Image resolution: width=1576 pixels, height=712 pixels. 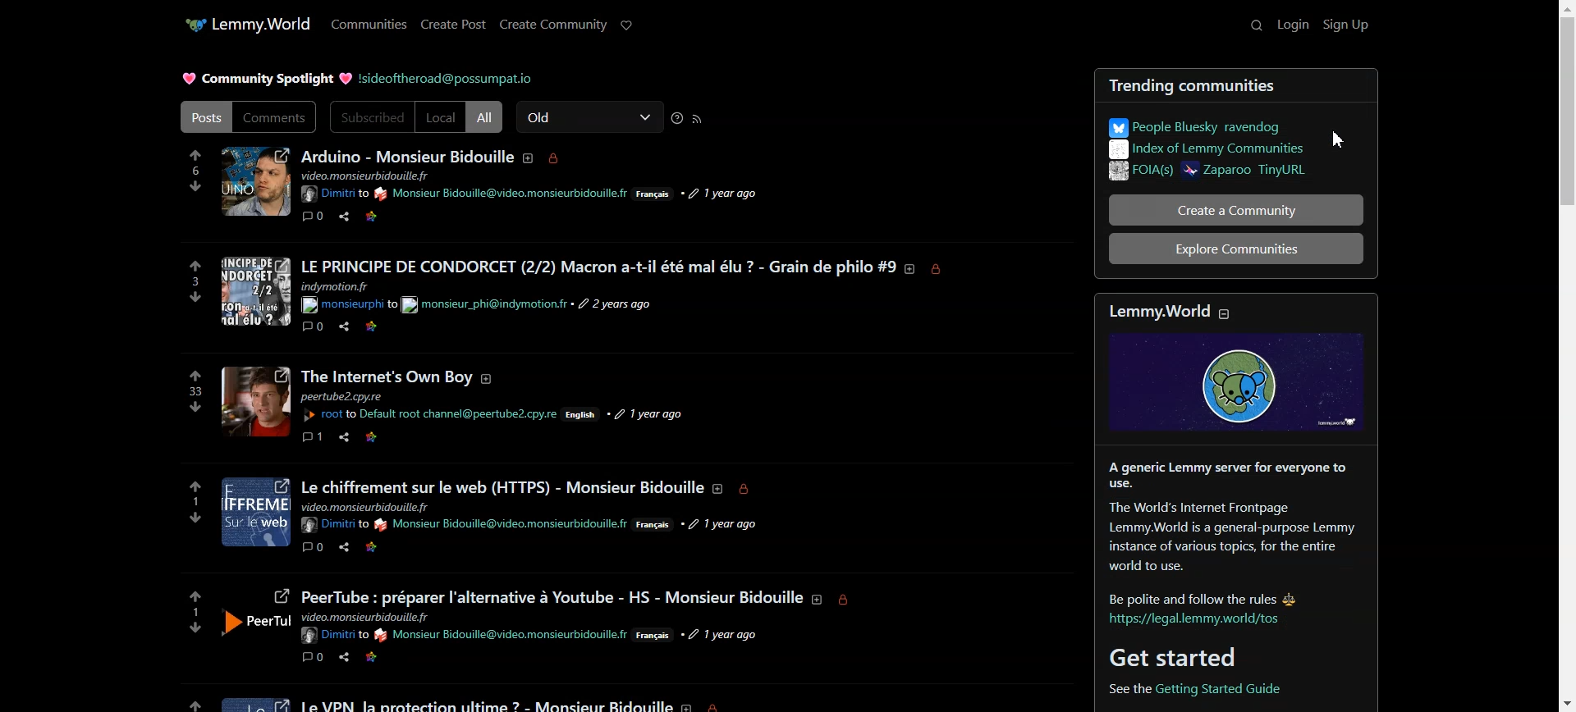 What do you see at coordinates (627, 25) in the screenshot?
I see `Support Lemmy` at bounding box center [627, 25].